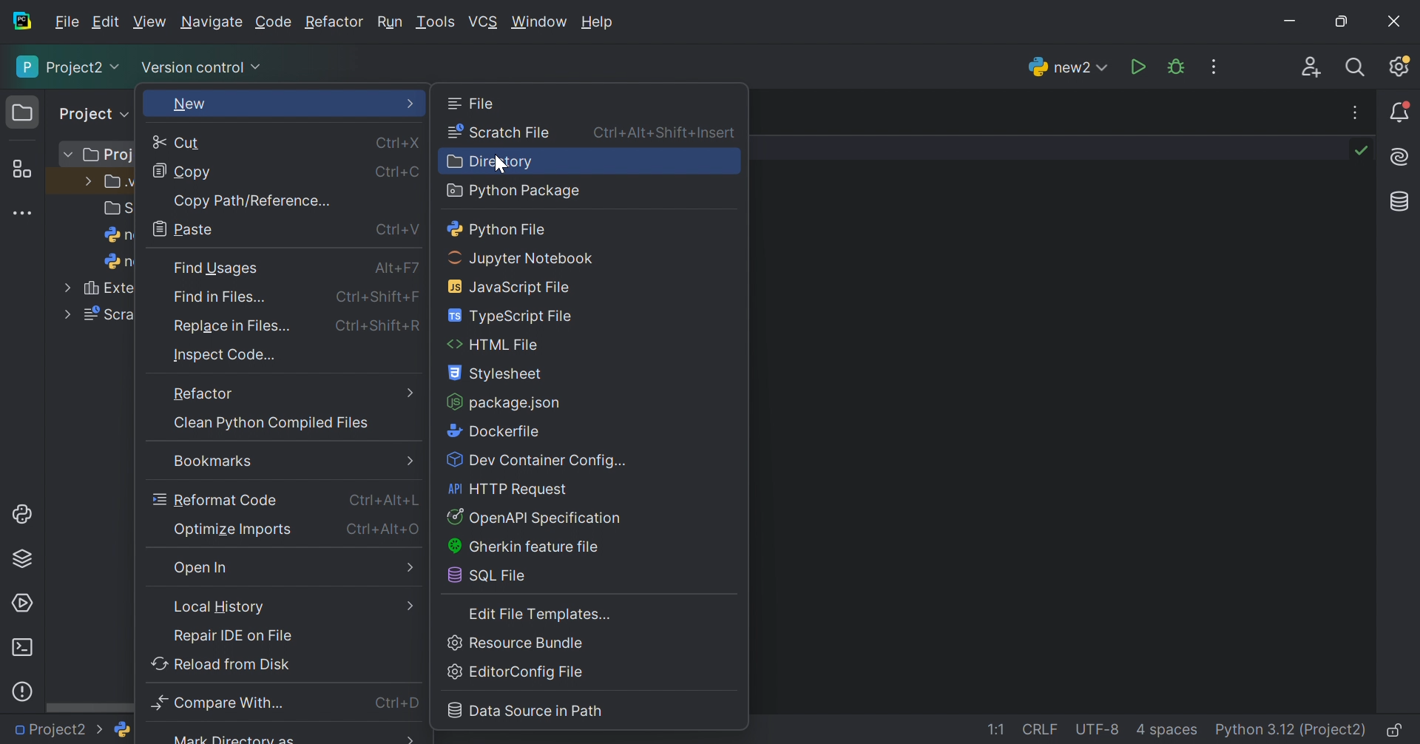 The width and height of the screenshot is (1420, 744). What do you see at coordinates (203, 393) in the screenshot?
I see `Refactor` at bounding box center [203, 393].